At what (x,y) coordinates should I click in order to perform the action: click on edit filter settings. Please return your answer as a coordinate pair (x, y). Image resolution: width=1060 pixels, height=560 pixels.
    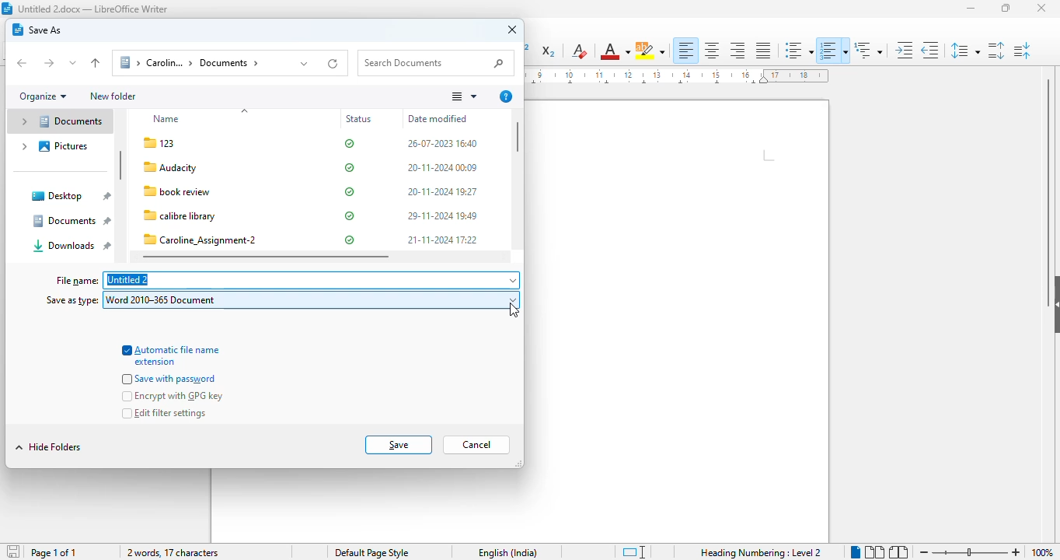
    Looking at the image, I should click on (164, 413).